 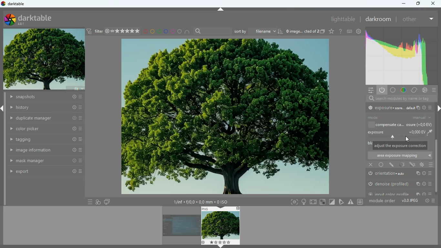 I want to click on close, so click(x=370, y=165).